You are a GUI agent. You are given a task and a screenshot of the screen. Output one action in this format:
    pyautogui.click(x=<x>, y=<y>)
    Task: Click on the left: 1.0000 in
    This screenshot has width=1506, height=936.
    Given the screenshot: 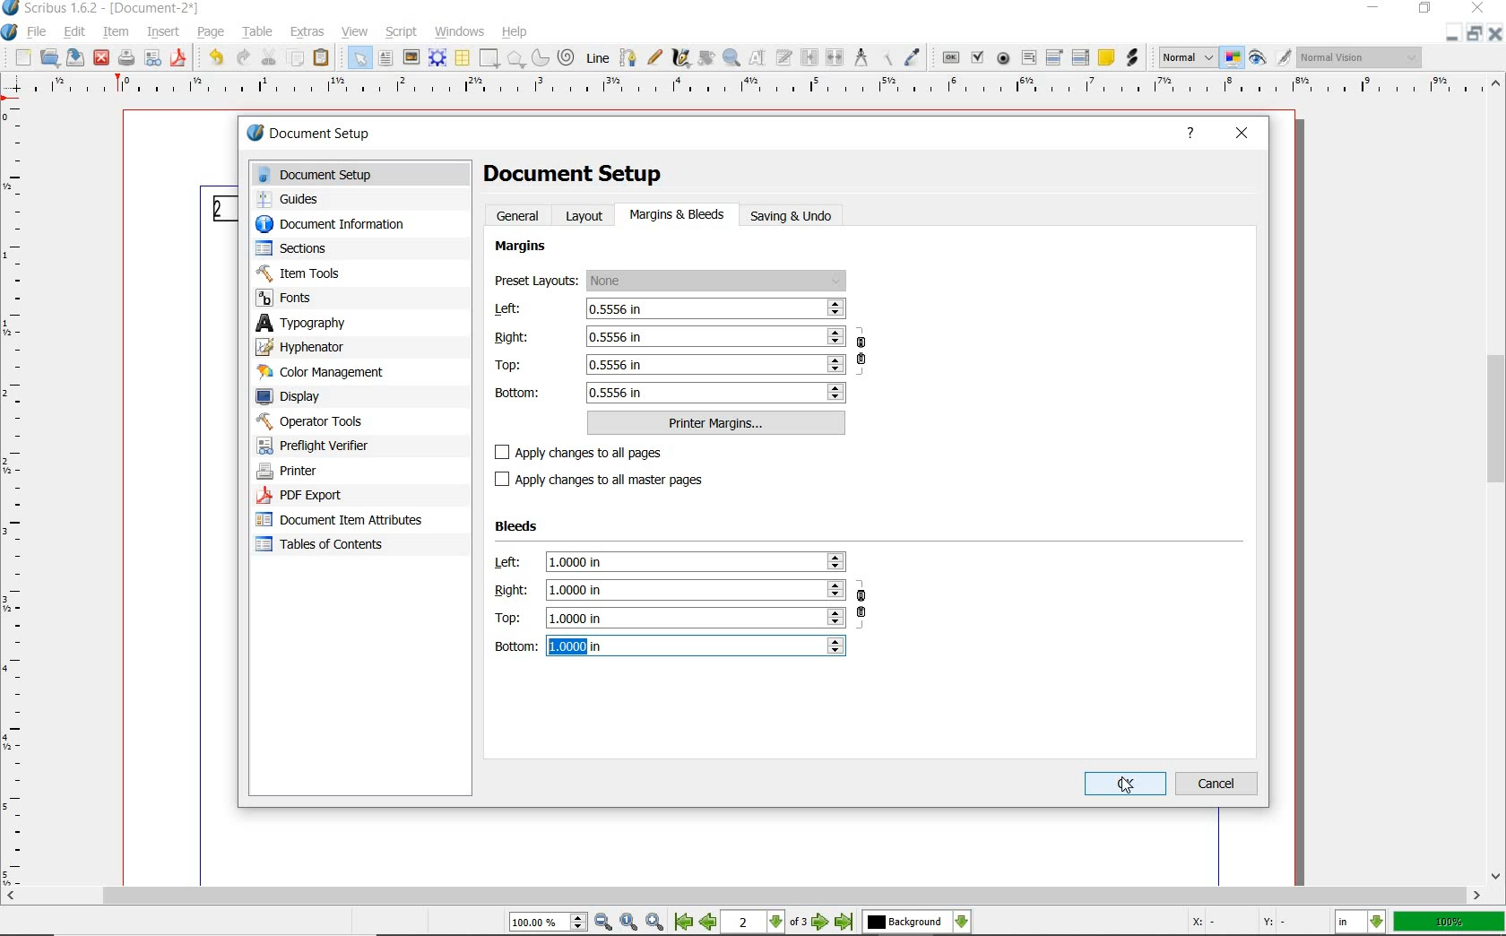 What is the action you would take?
    pyautogui.click(x=670, y=562)
    